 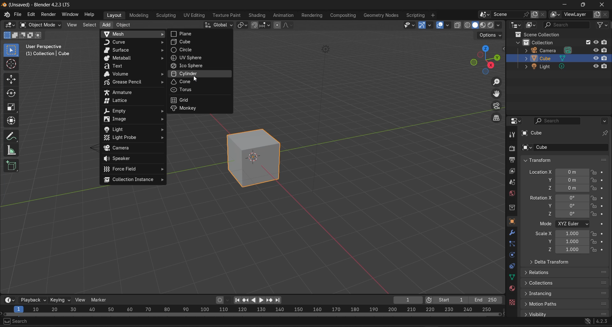 I want to click on world, so click(x=511, y=193).